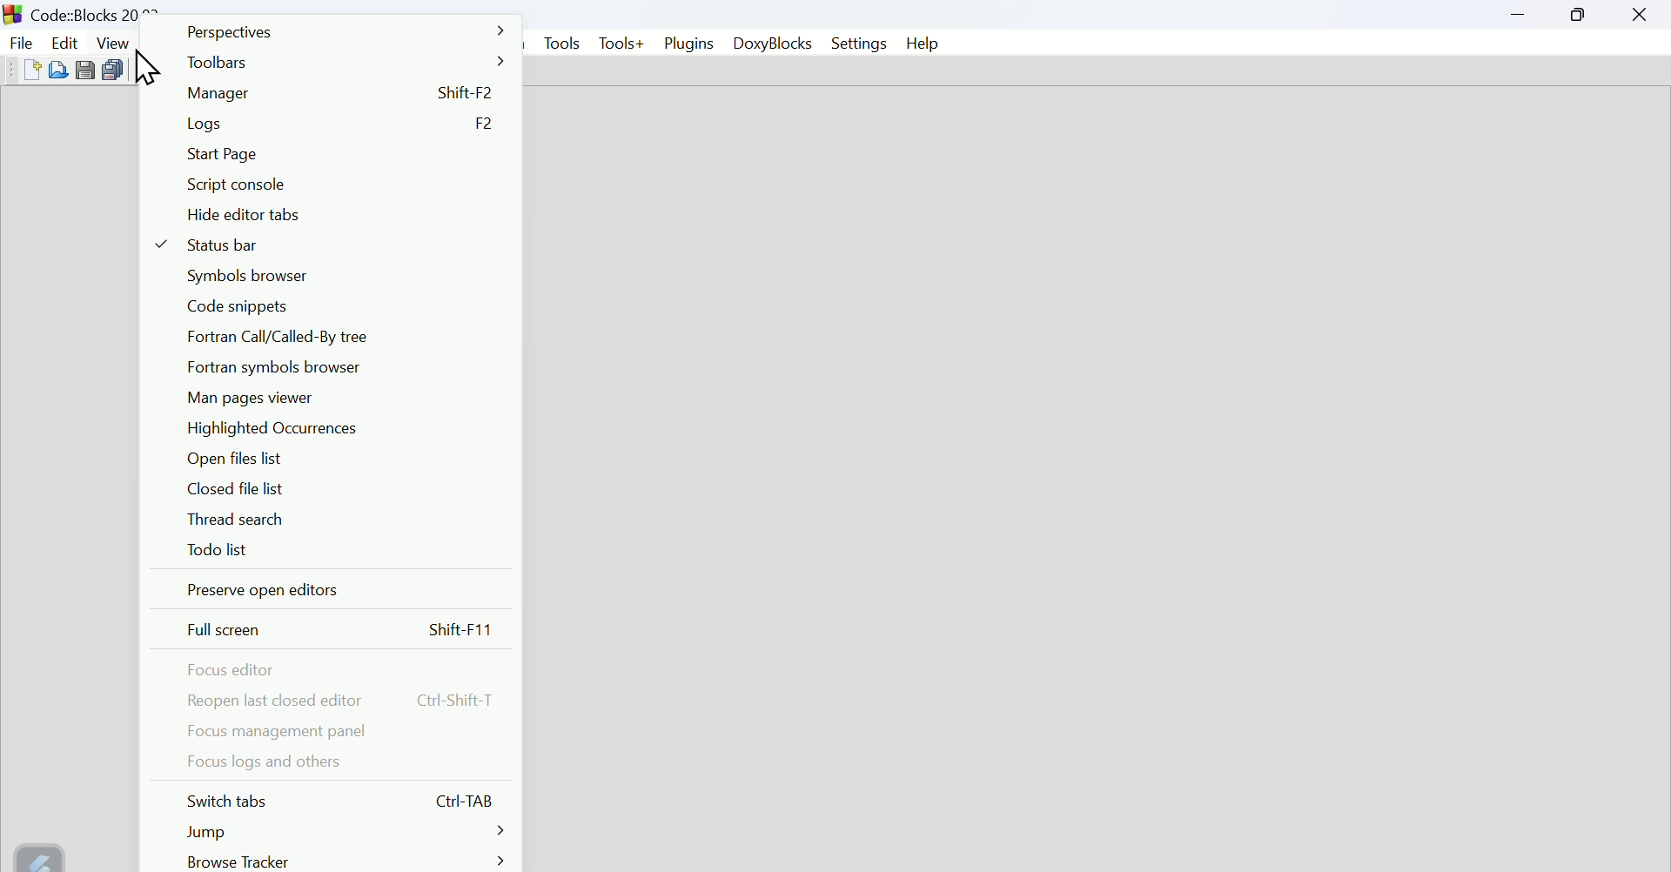  What do you see at coordinates (559, 44) in the screenshot?
I see `Tools` at bounding box center [559, 44].